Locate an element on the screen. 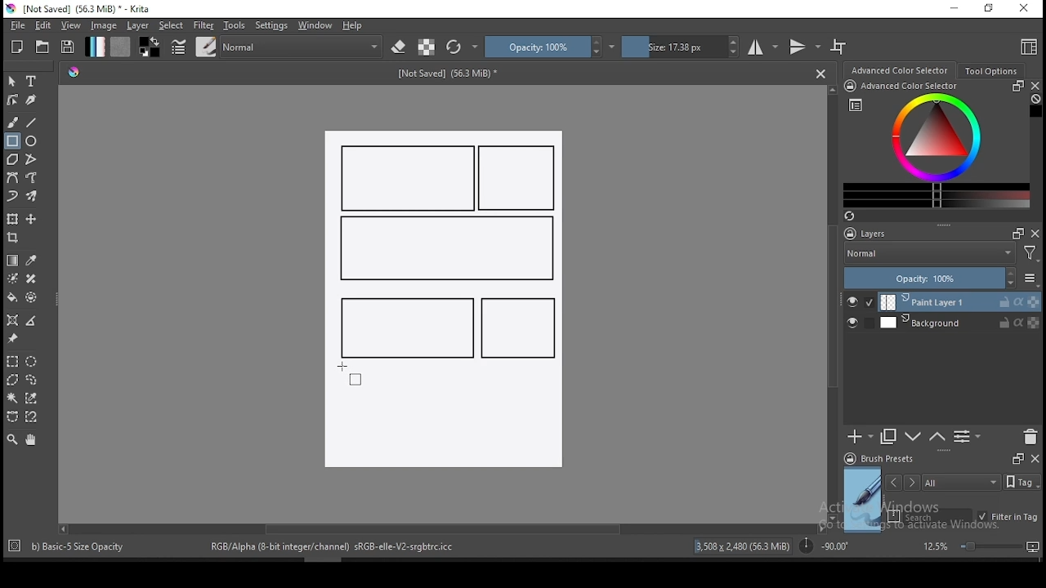 This screenshot has height=588, width=1046. polygon selection tool is located at coordinates (13, 380).